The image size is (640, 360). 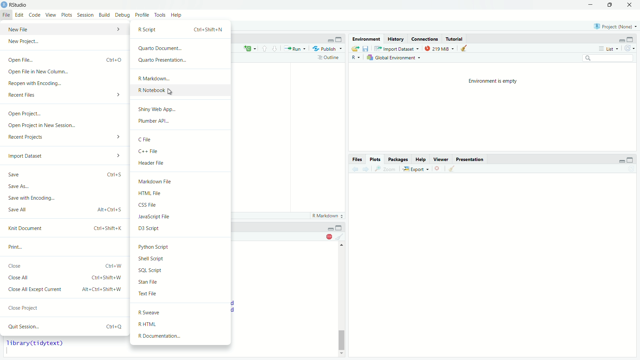 I want to click on Save All, so click(x=64, y=208).